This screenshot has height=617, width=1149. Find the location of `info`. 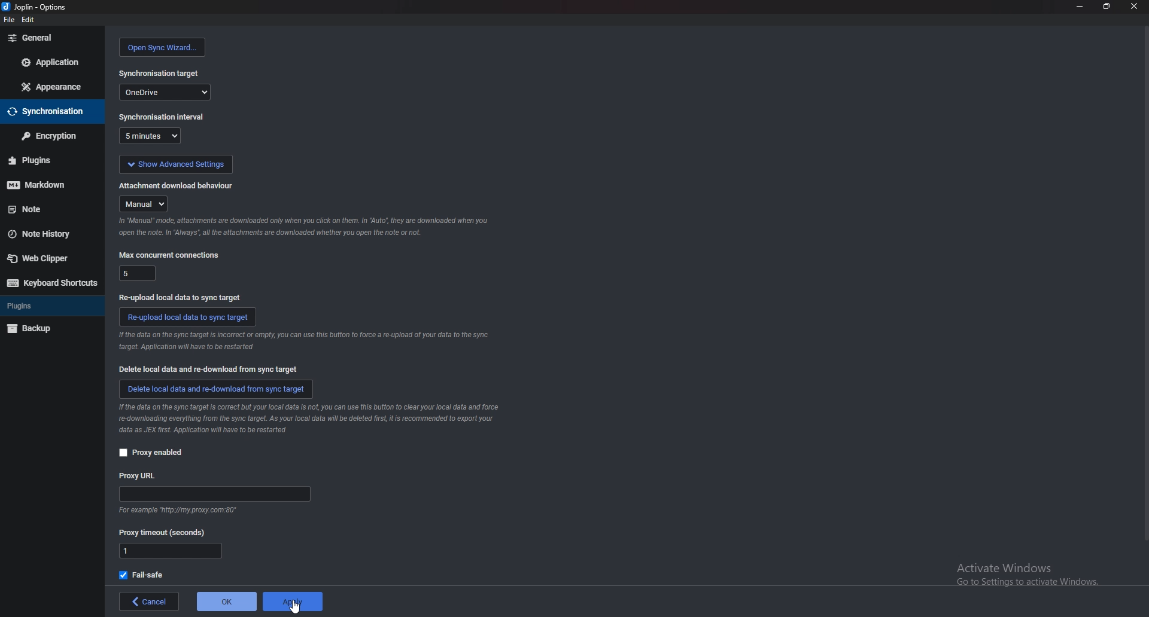

info is located at coordinates (306, 227).